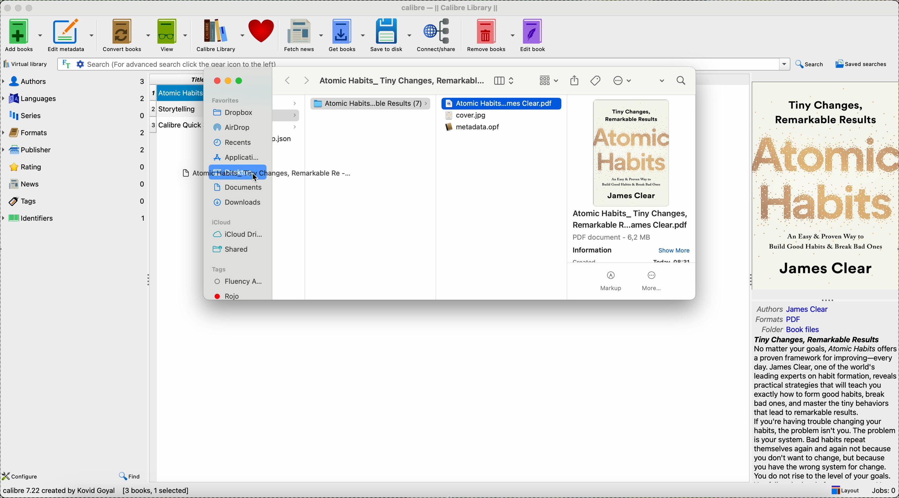 The image size is (899, 498). I want to click on Atomic Habbits, so click(503, 104).